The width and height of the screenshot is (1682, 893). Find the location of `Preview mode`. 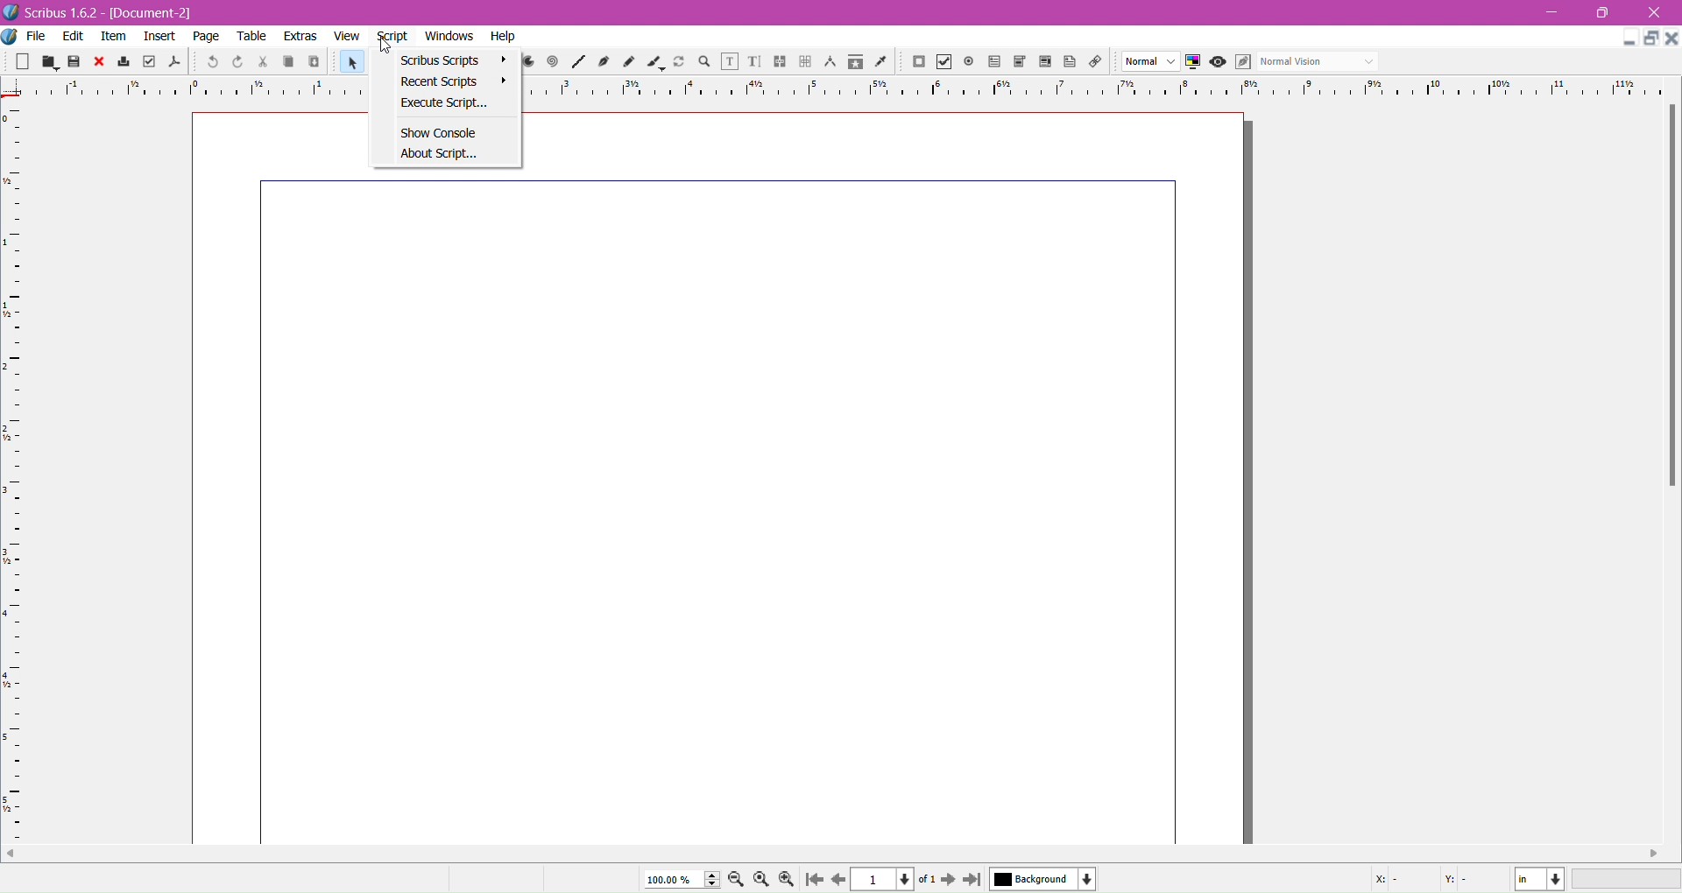

Preview mode is located at coordinates (1217, 61).